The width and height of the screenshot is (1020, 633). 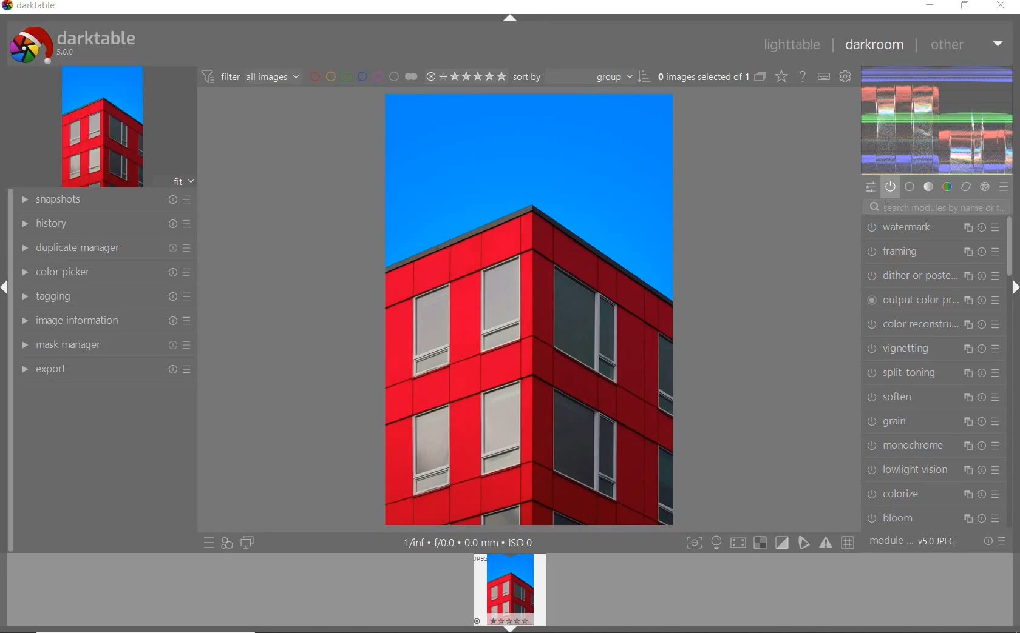 I want to click on show global preferences, so click(x=846, y=78).